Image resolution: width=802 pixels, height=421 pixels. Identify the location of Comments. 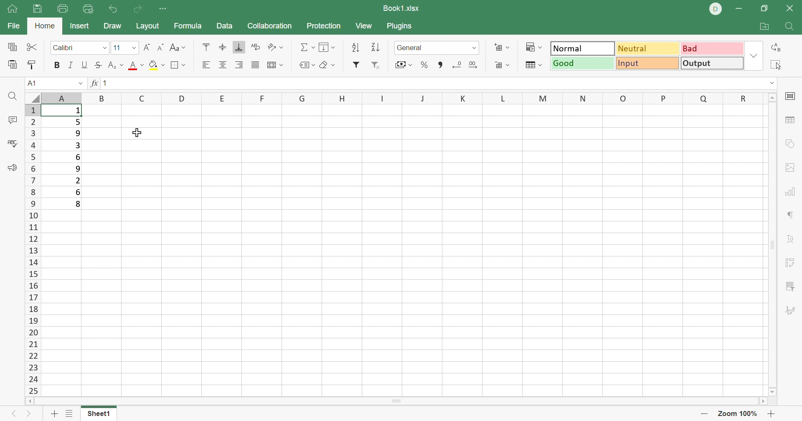
(11, 119).